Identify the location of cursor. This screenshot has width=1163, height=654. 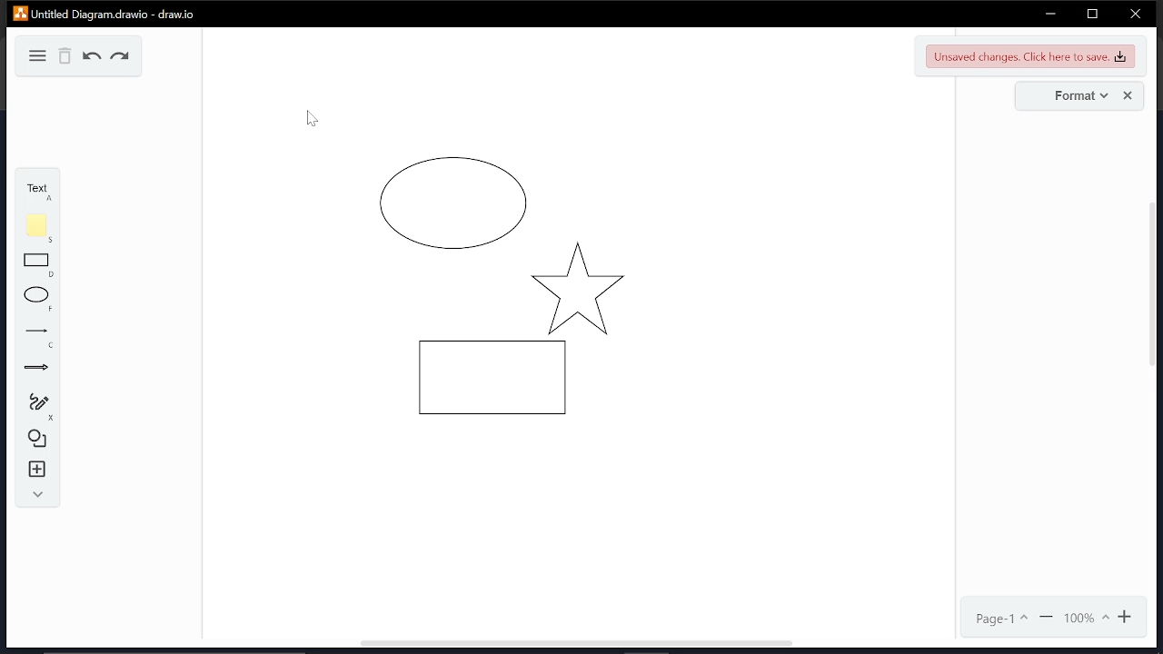
(307, 120).